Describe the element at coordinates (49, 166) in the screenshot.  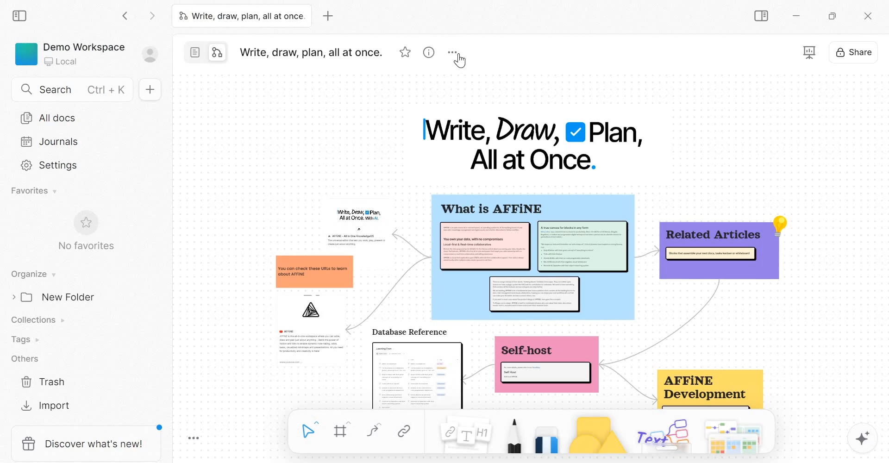
I see `Settings` at that location.